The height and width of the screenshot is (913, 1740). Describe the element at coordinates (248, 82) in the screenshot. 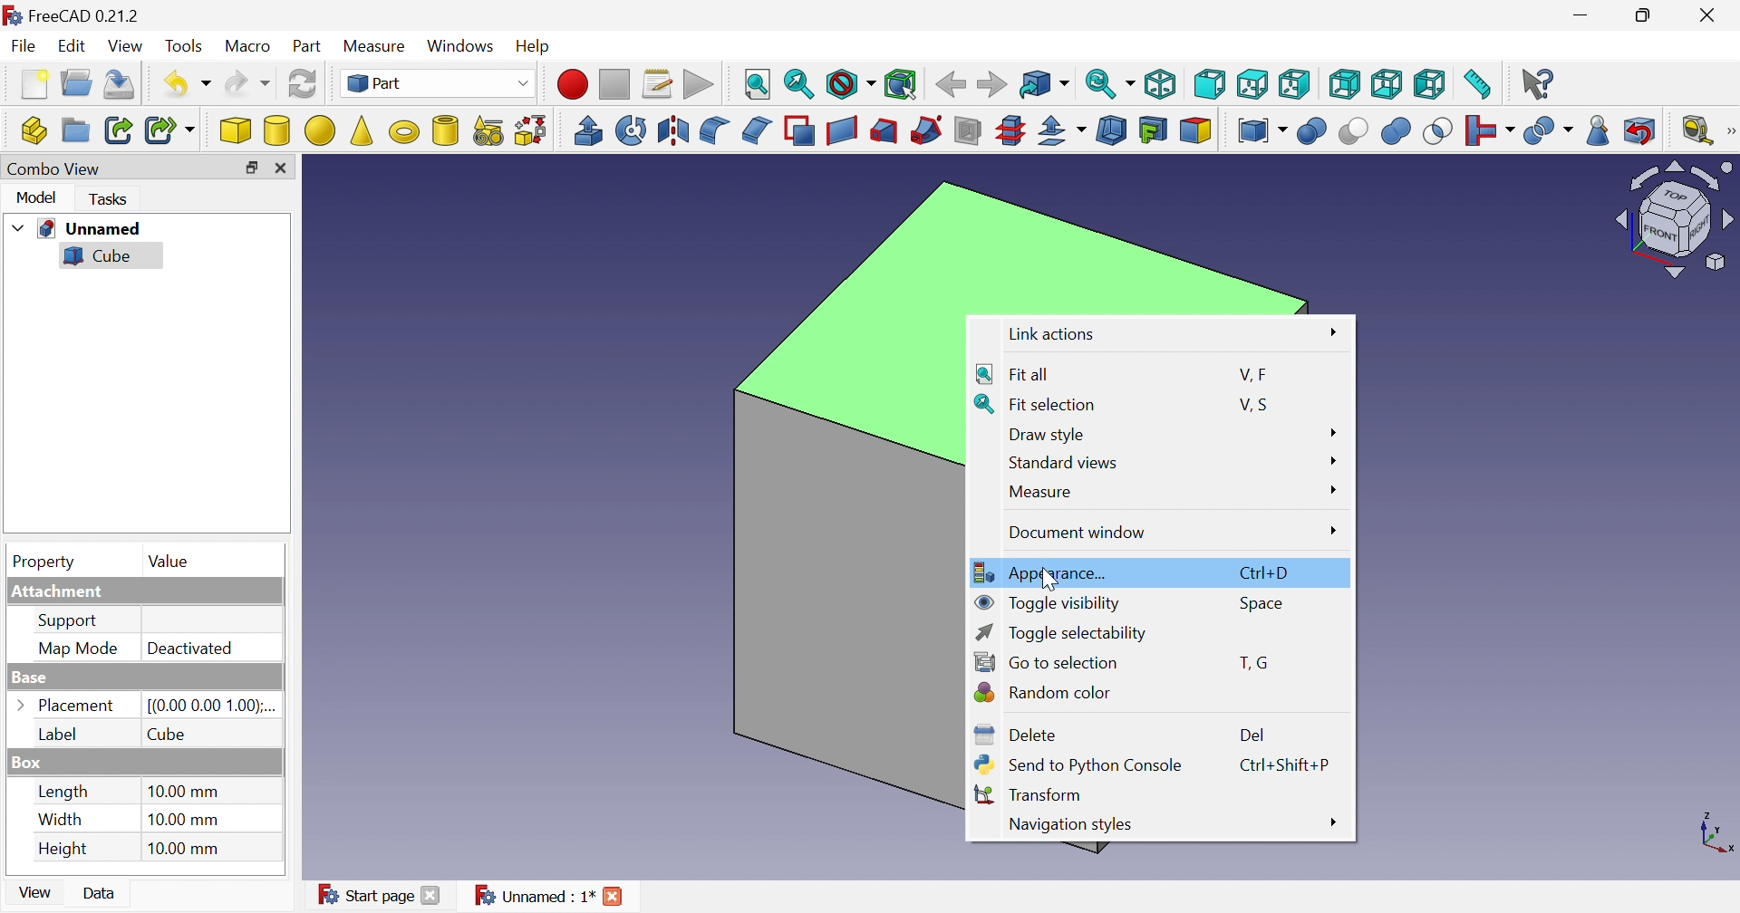

I see `Redo` at that location.